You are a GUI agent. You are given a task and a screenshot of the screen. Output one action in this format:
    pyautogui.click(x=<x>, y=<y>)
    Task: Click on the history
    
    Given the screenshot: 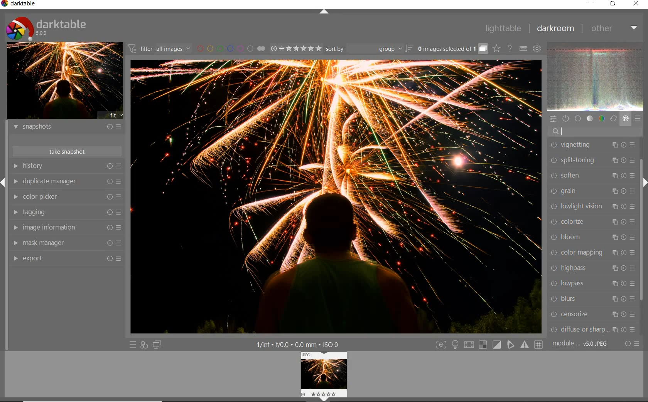 What is the action you would take?
    pyautogui.click(x=67, y=167)
    